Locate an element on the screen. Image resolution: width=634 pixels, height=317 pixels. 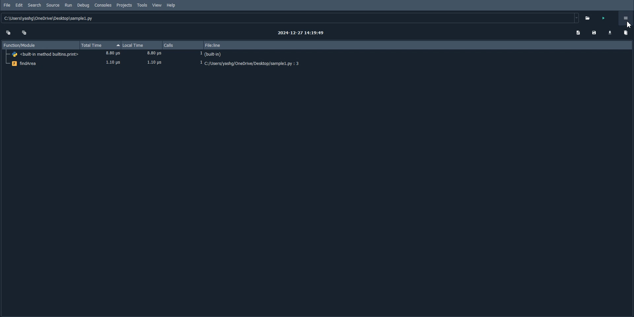
Options is located at coordinates (626, 18).